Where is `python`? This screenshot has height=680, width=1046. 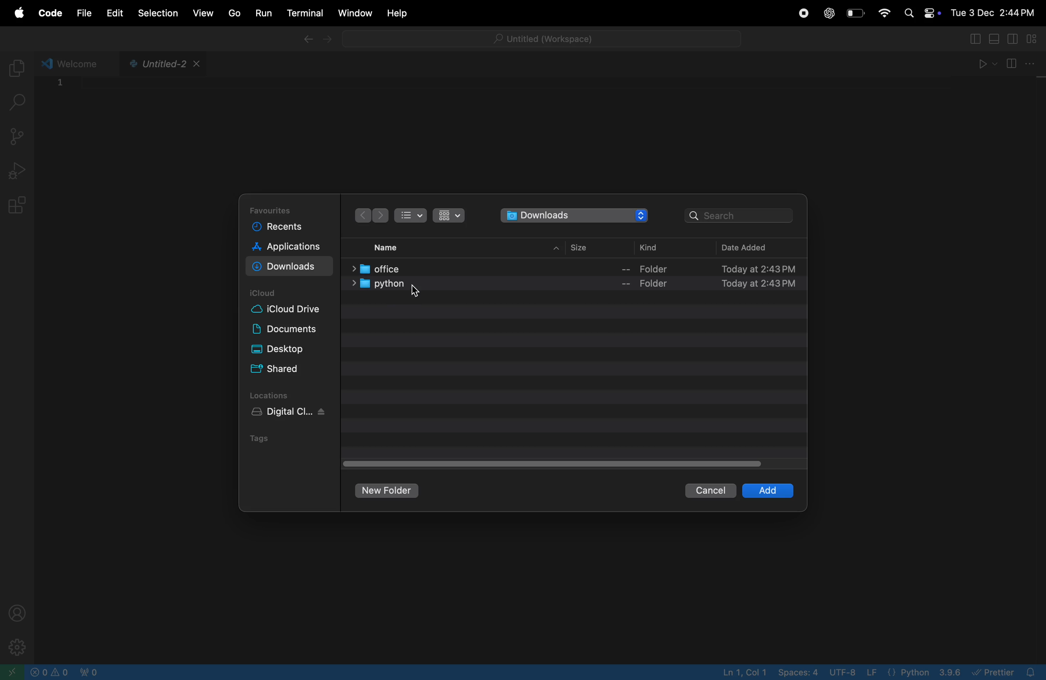
python is located at coordinates (376, 285).